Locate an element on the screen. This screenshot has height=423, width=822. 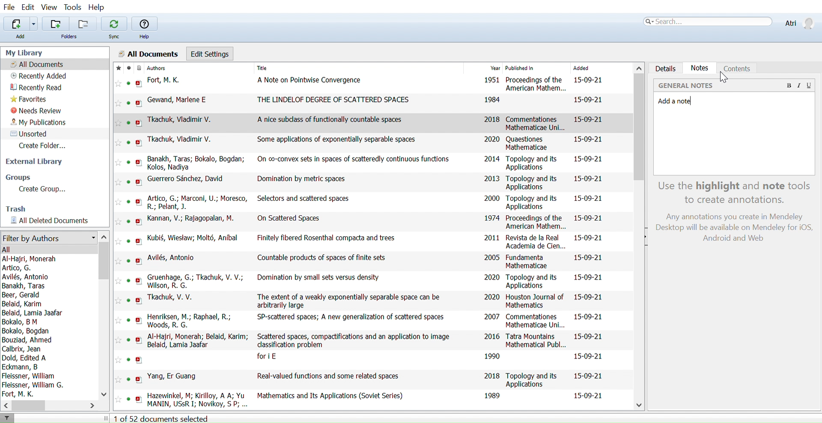
open PDF is located at coordinates (139, 83).